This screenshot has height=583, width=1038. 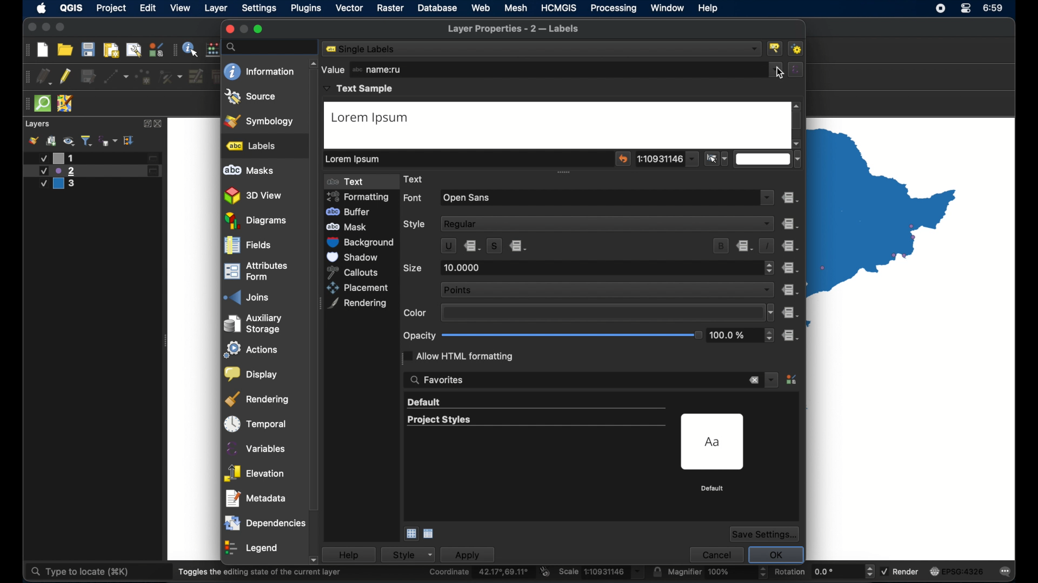 What do you see at coordinates (25, 77) in the screenshot?
I see `drag handle` at bounding box center [25, 77].